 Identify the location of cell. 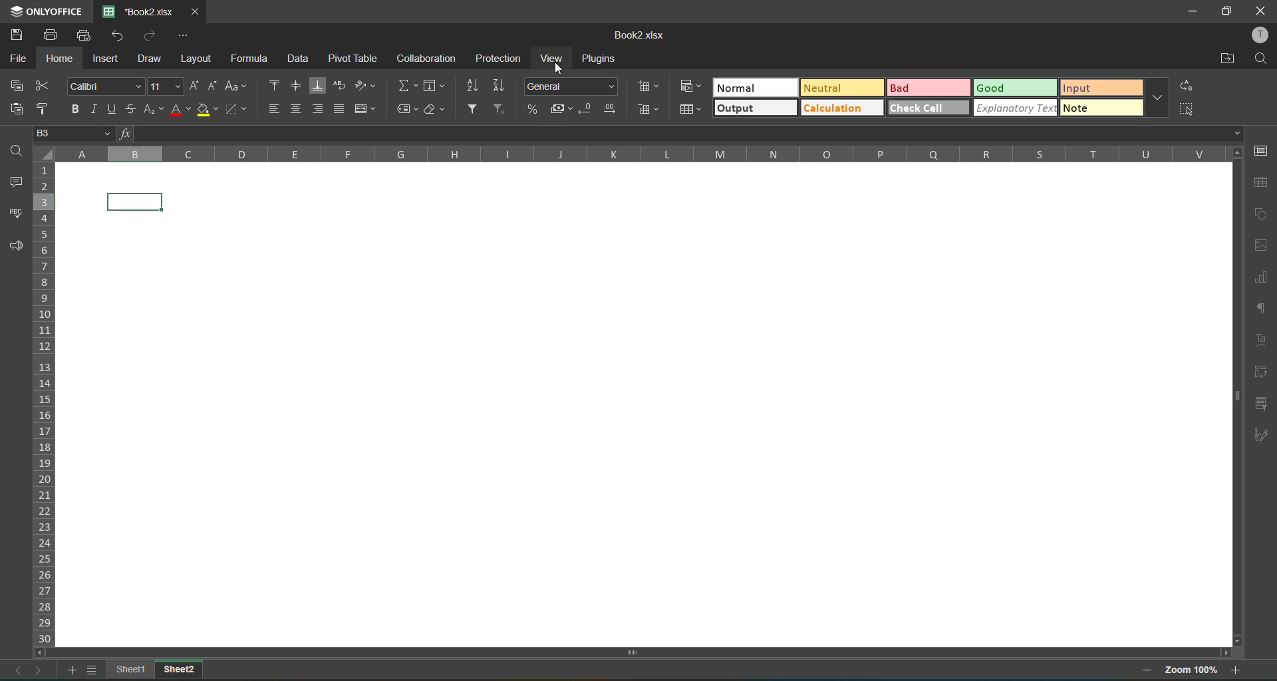
(137, 202).